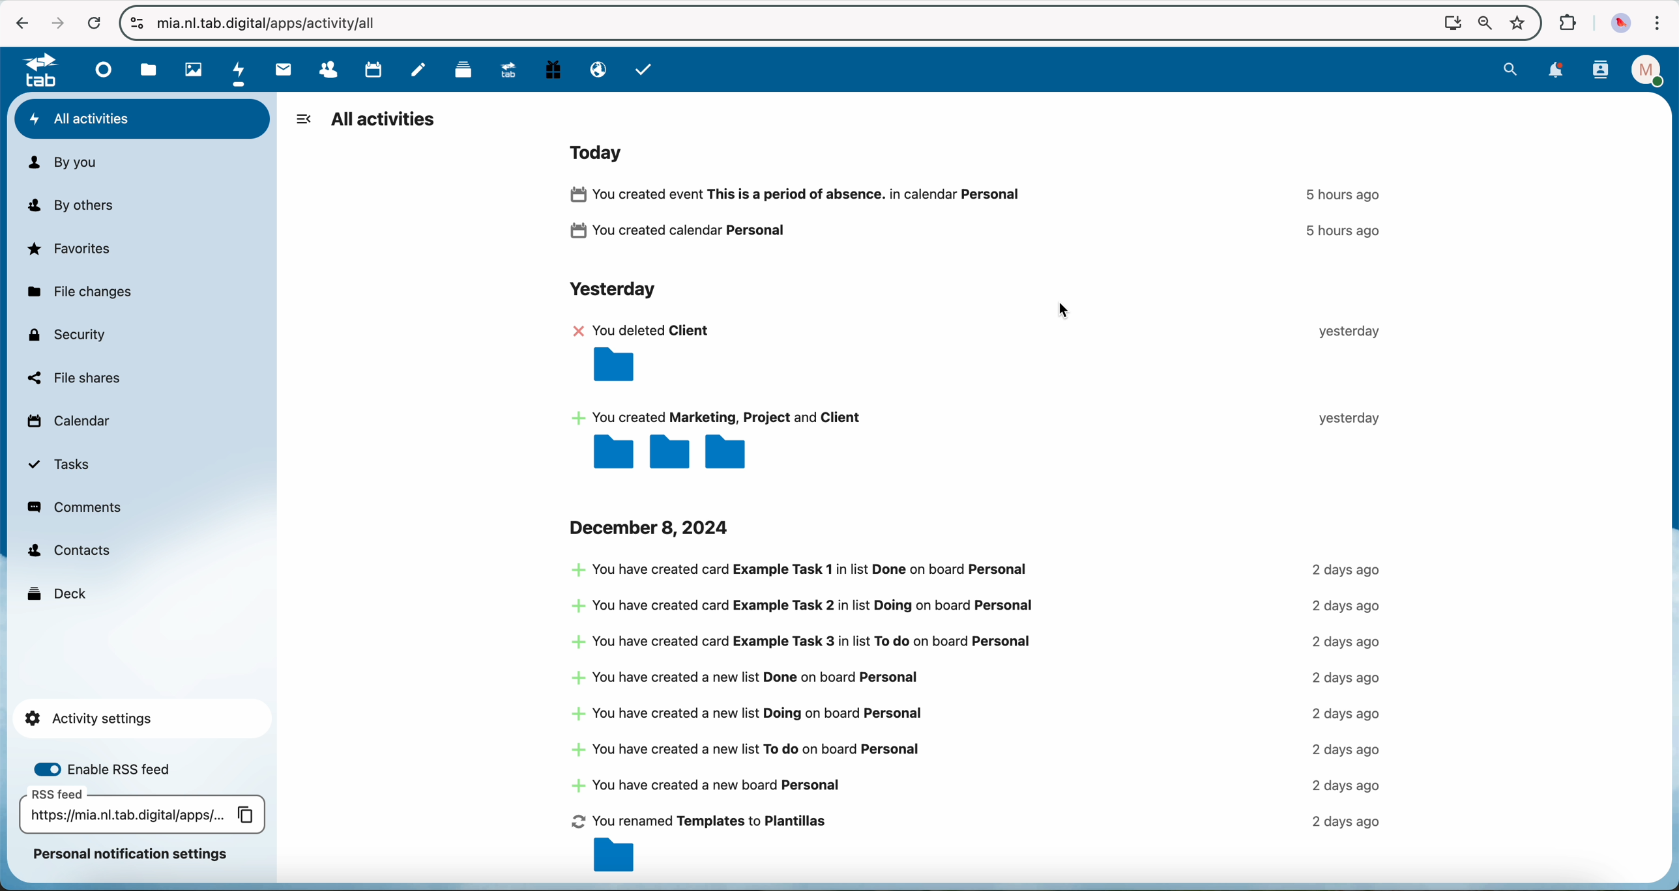 This screenshot has height=891, width=1679. Describe the element at coordinates (113, 767) in the screenshot. I see `enable RSS feed` at that location.